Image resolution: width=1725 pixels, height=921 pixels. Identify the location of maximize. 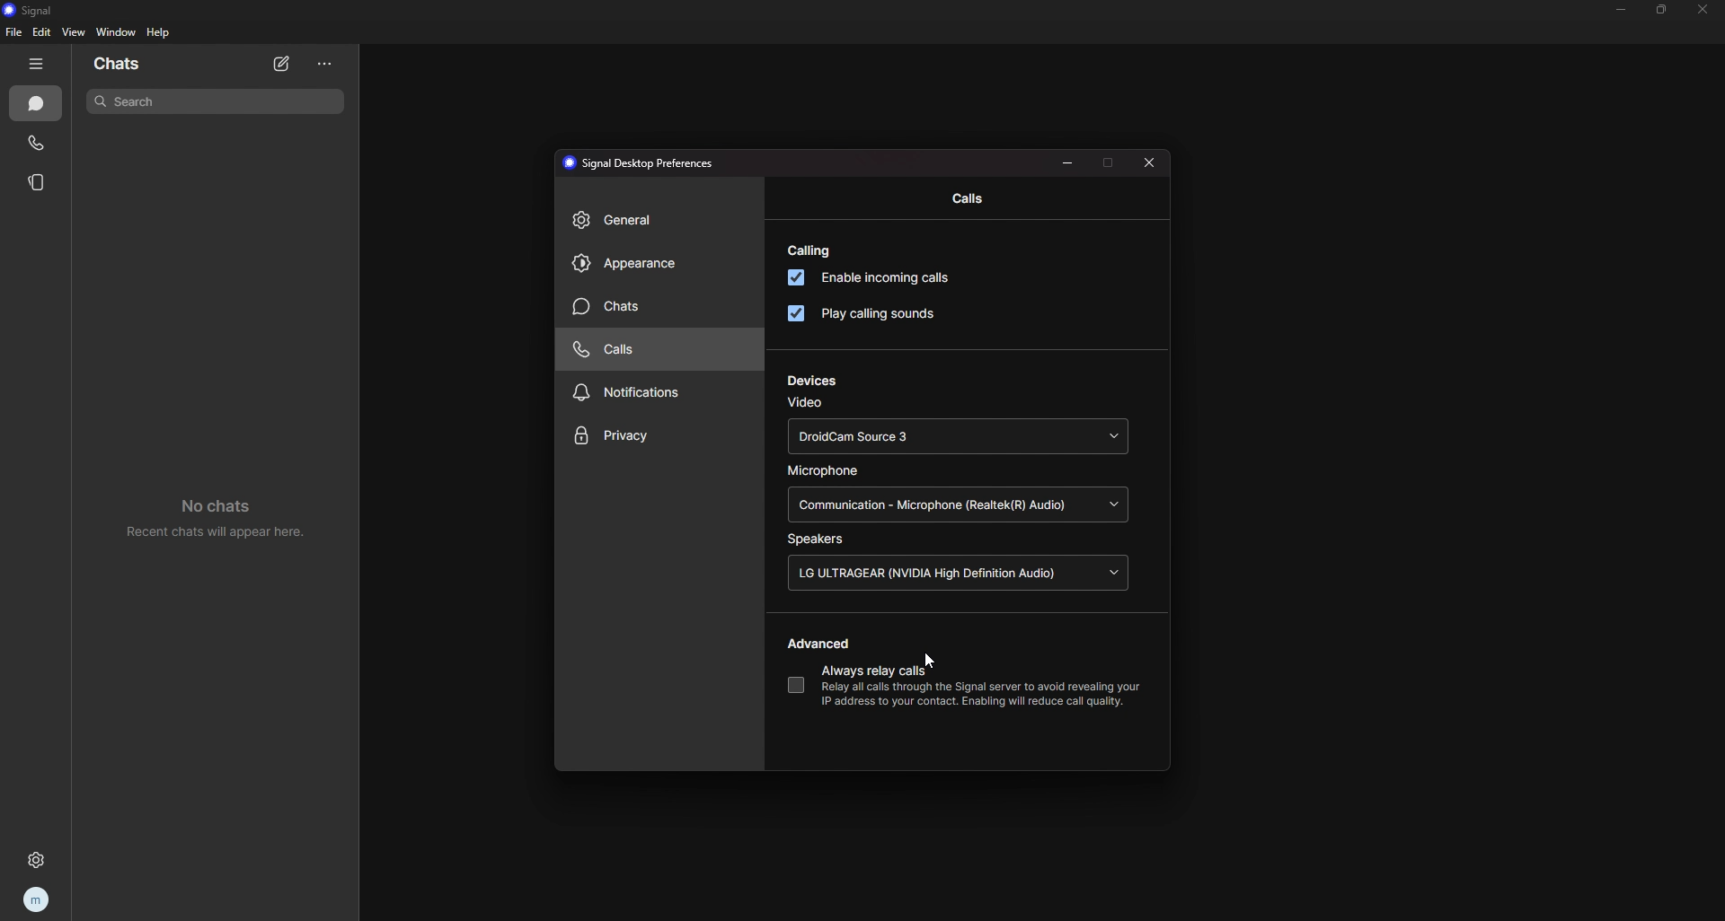
(1110, 162).